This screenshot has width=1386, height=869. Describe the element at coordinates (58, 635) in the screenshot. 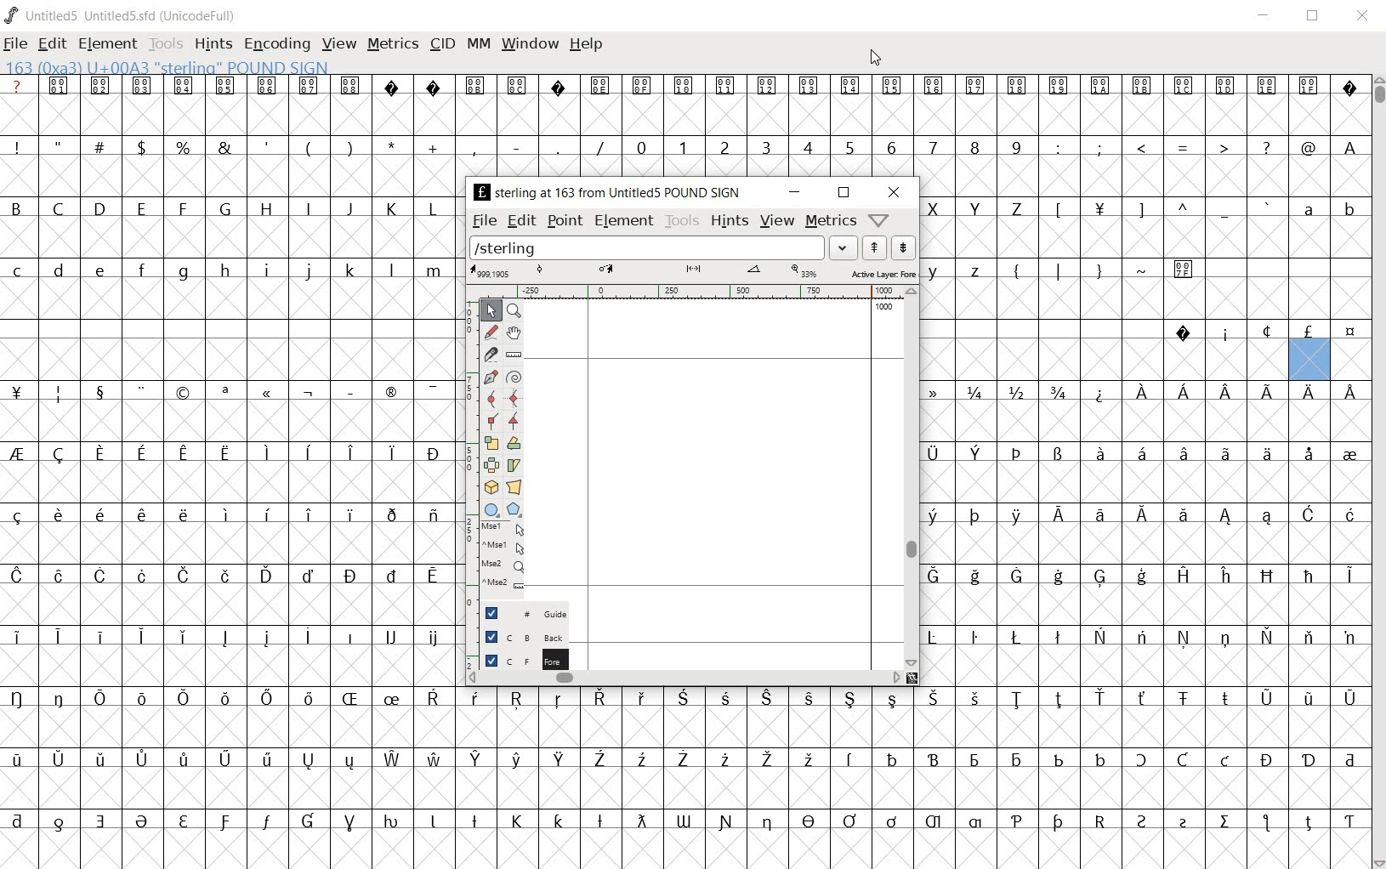

I see `Symbol` at that location.